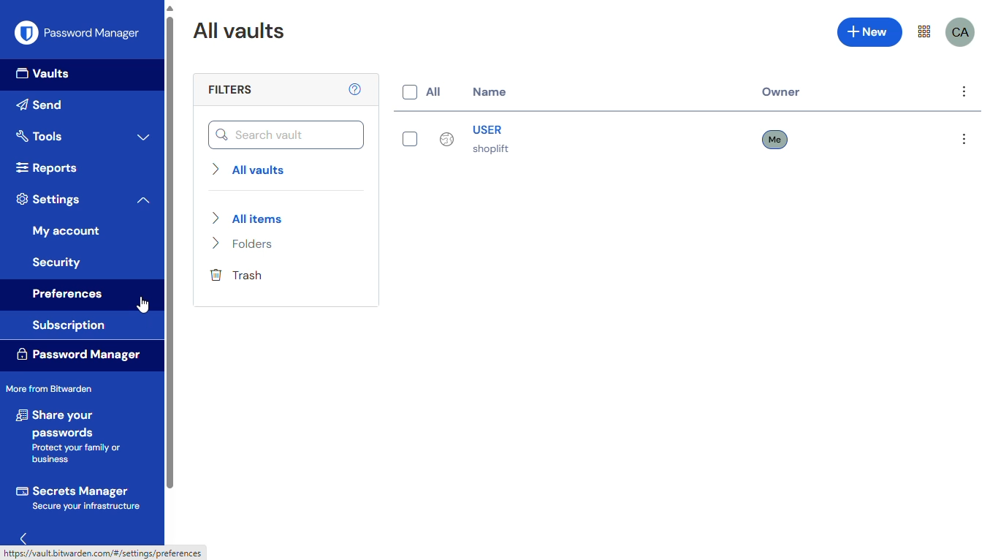 The height and width of the screenshot is (560, 998). I want to click on all vaults, so click(250, 169).